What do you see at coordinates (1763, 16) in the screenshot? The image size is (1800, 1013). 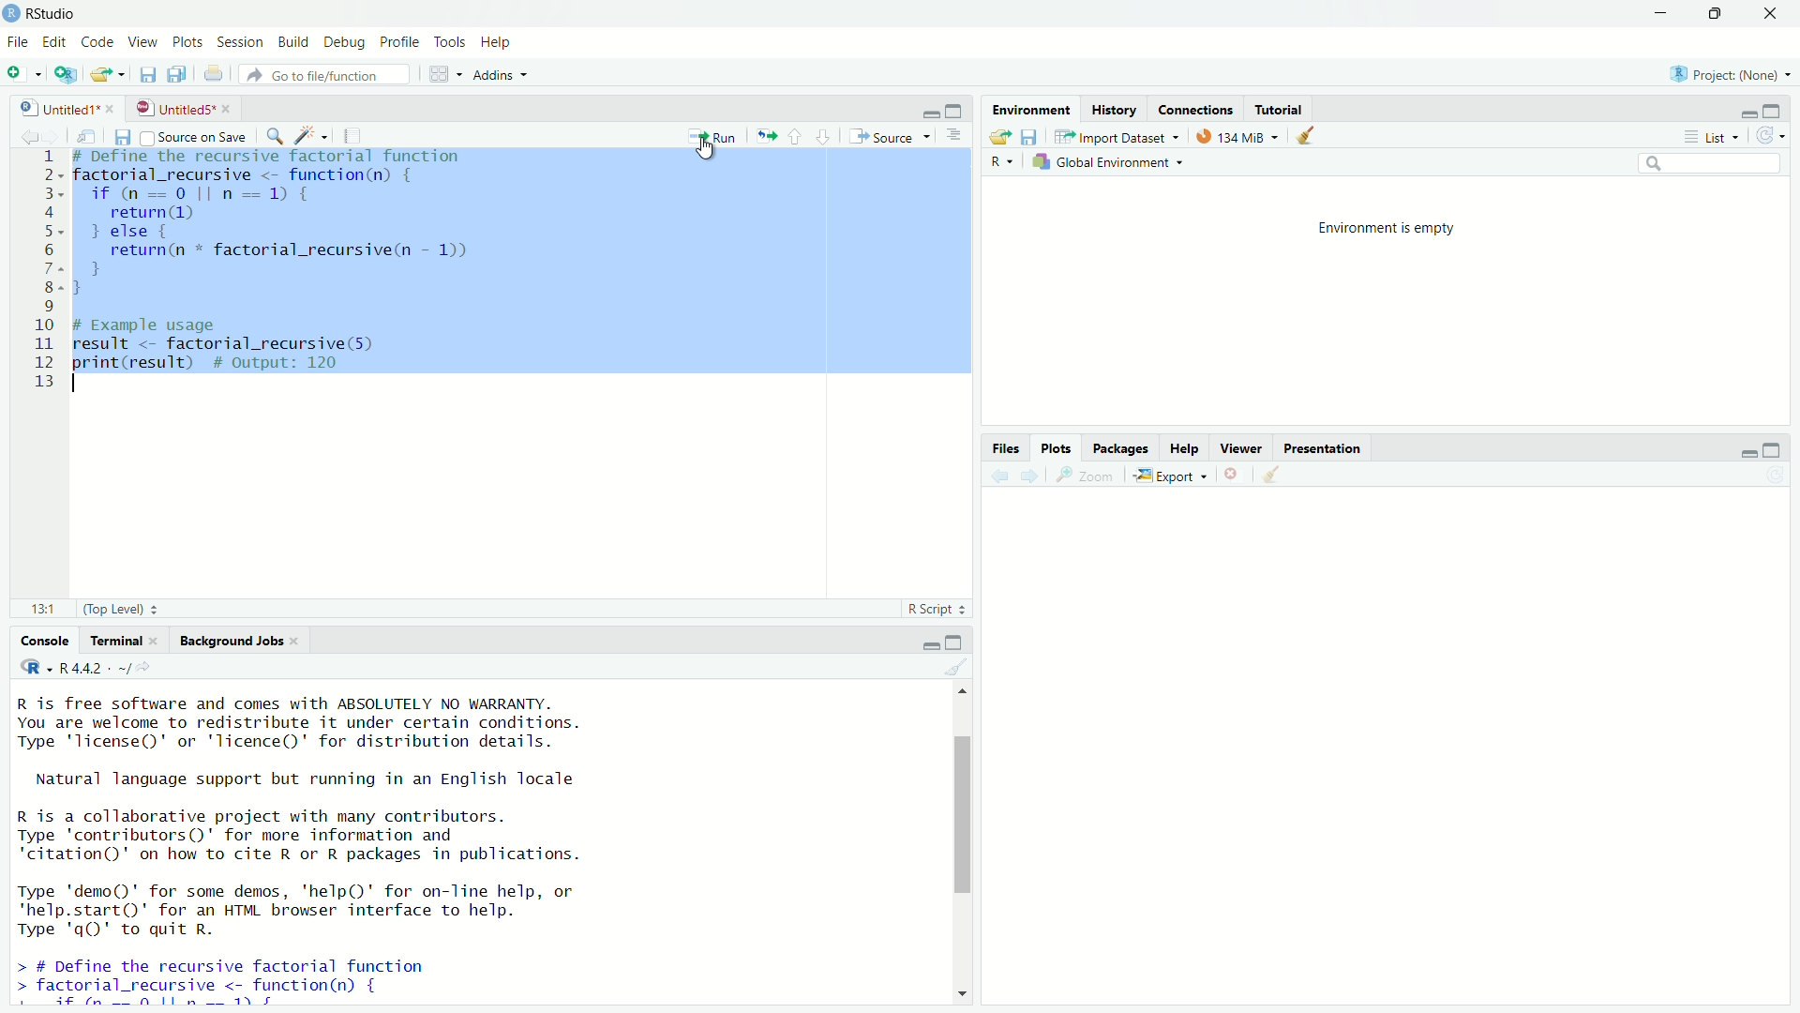 I see `Close` at bounding box center [1763, 16].